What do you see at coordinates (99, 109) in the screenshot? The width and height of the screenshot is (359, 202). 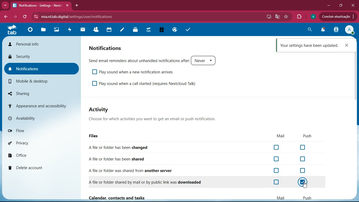 I see `Activity` at bounding box center [99, 109].